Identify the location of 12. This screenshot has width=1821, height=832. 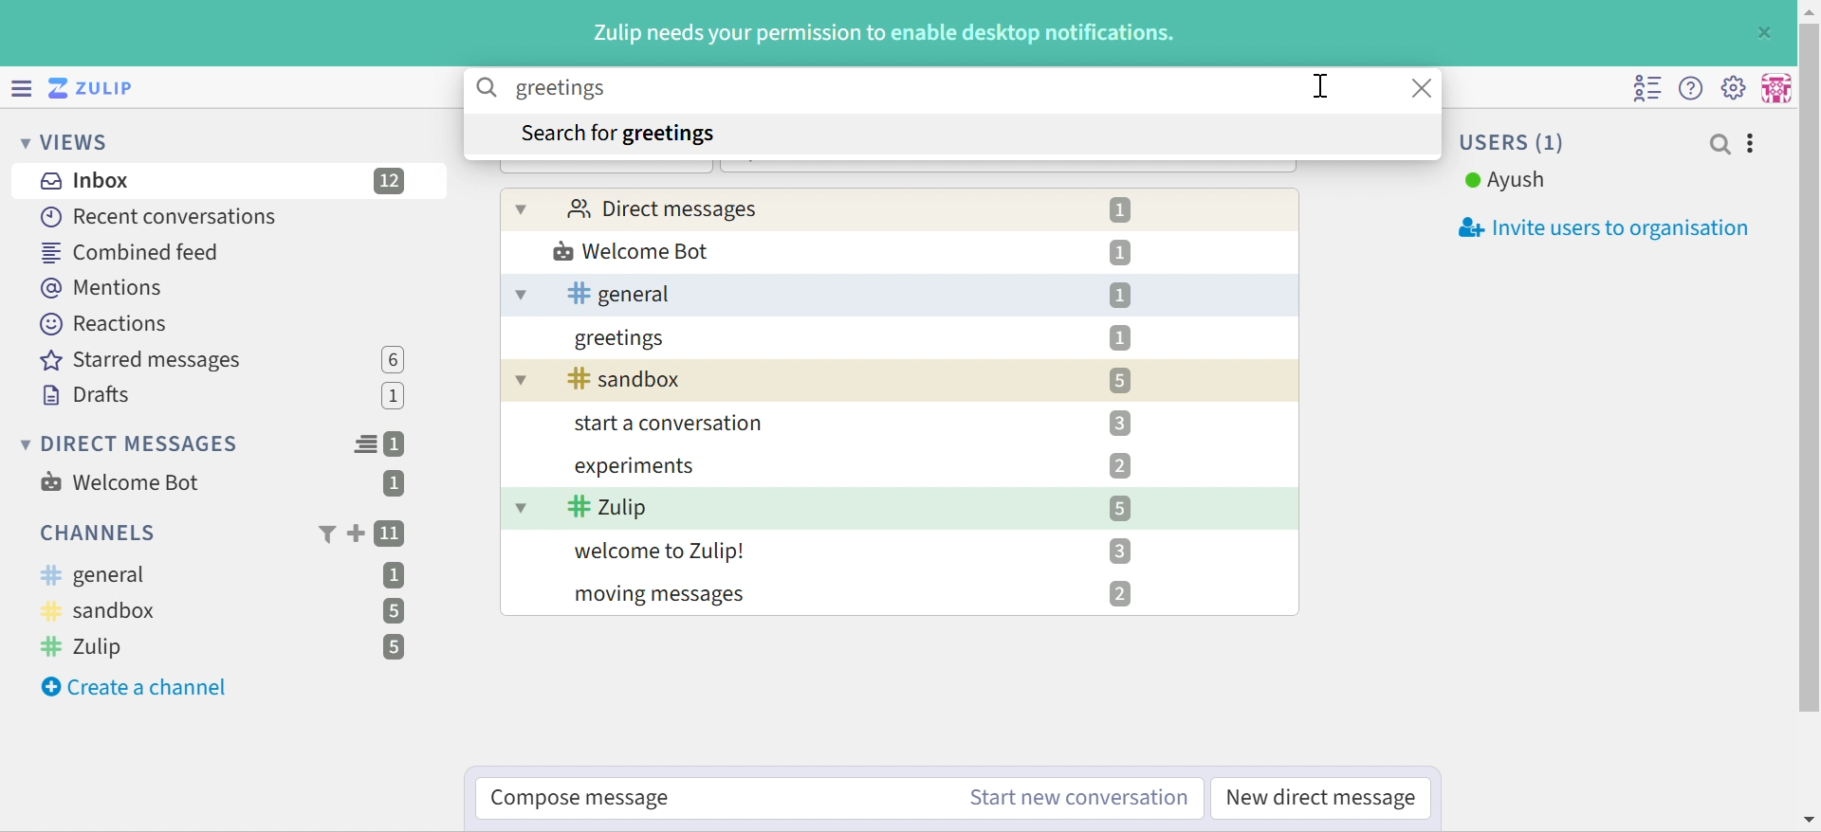
(391, 181).